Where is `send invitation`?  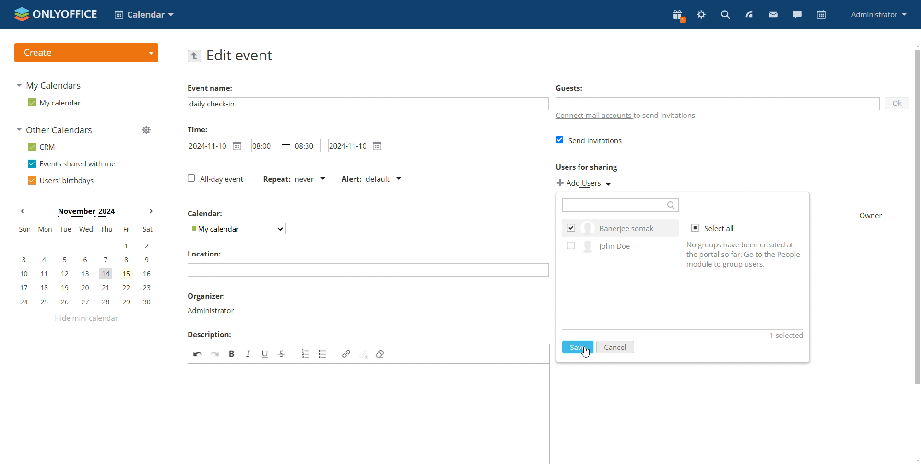 send invitation is located at coordinates (591, 140).